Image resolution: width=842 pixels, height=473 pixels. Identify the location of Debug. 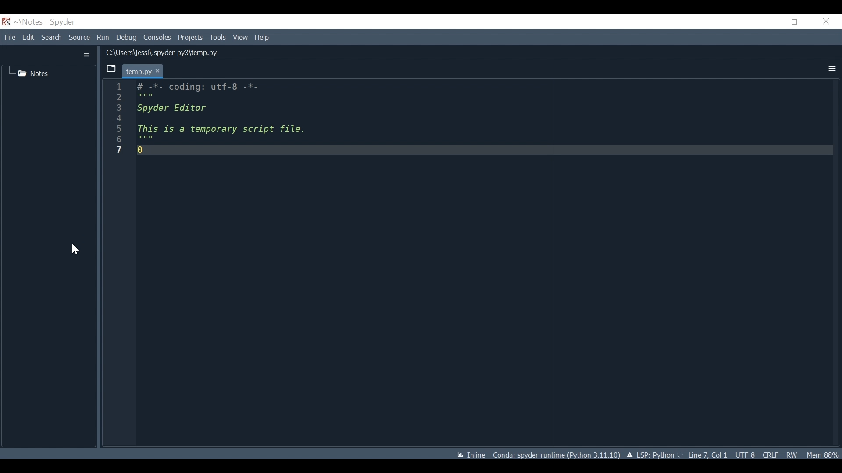
(126, 38).